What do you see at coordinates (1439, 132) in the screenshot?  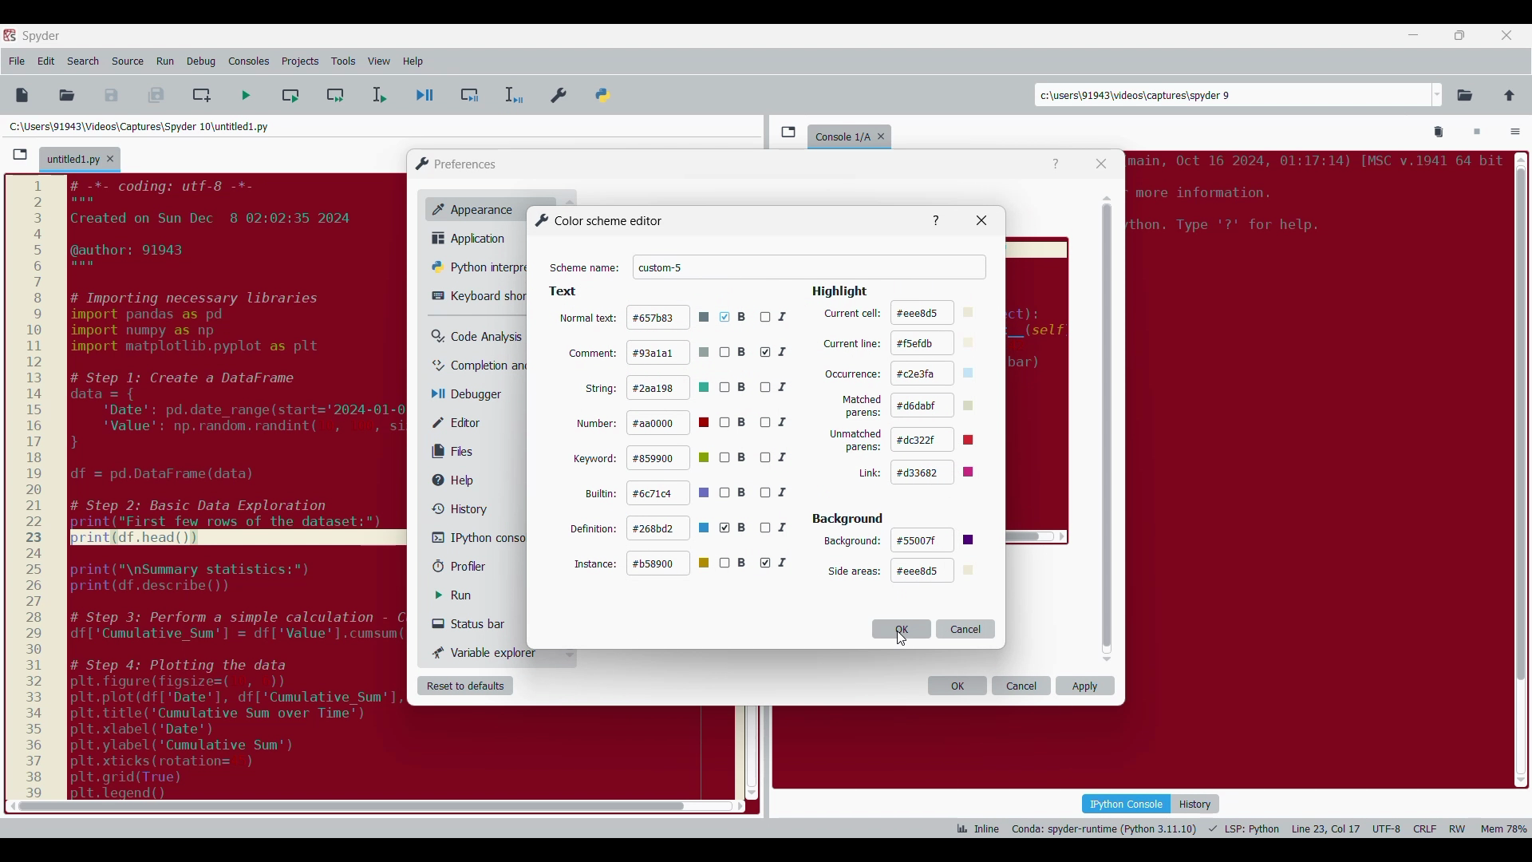 I see `Remove all variables from namespace` at bounding box center [1439, 132].